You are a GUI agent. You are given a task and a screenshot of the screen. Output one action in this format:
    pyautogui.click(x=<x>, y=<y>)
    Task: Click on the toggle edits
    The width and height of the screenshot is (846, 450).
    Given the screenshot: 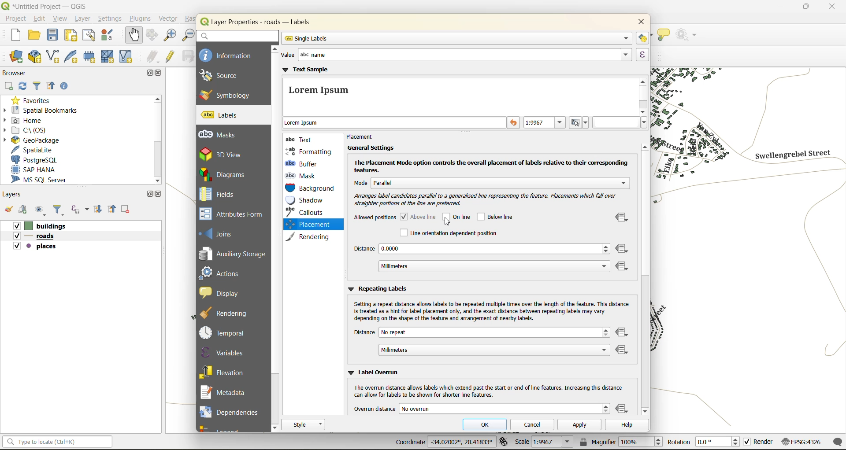 What is the action you would take?
    pyautogui.click(x=172, y=57)
    